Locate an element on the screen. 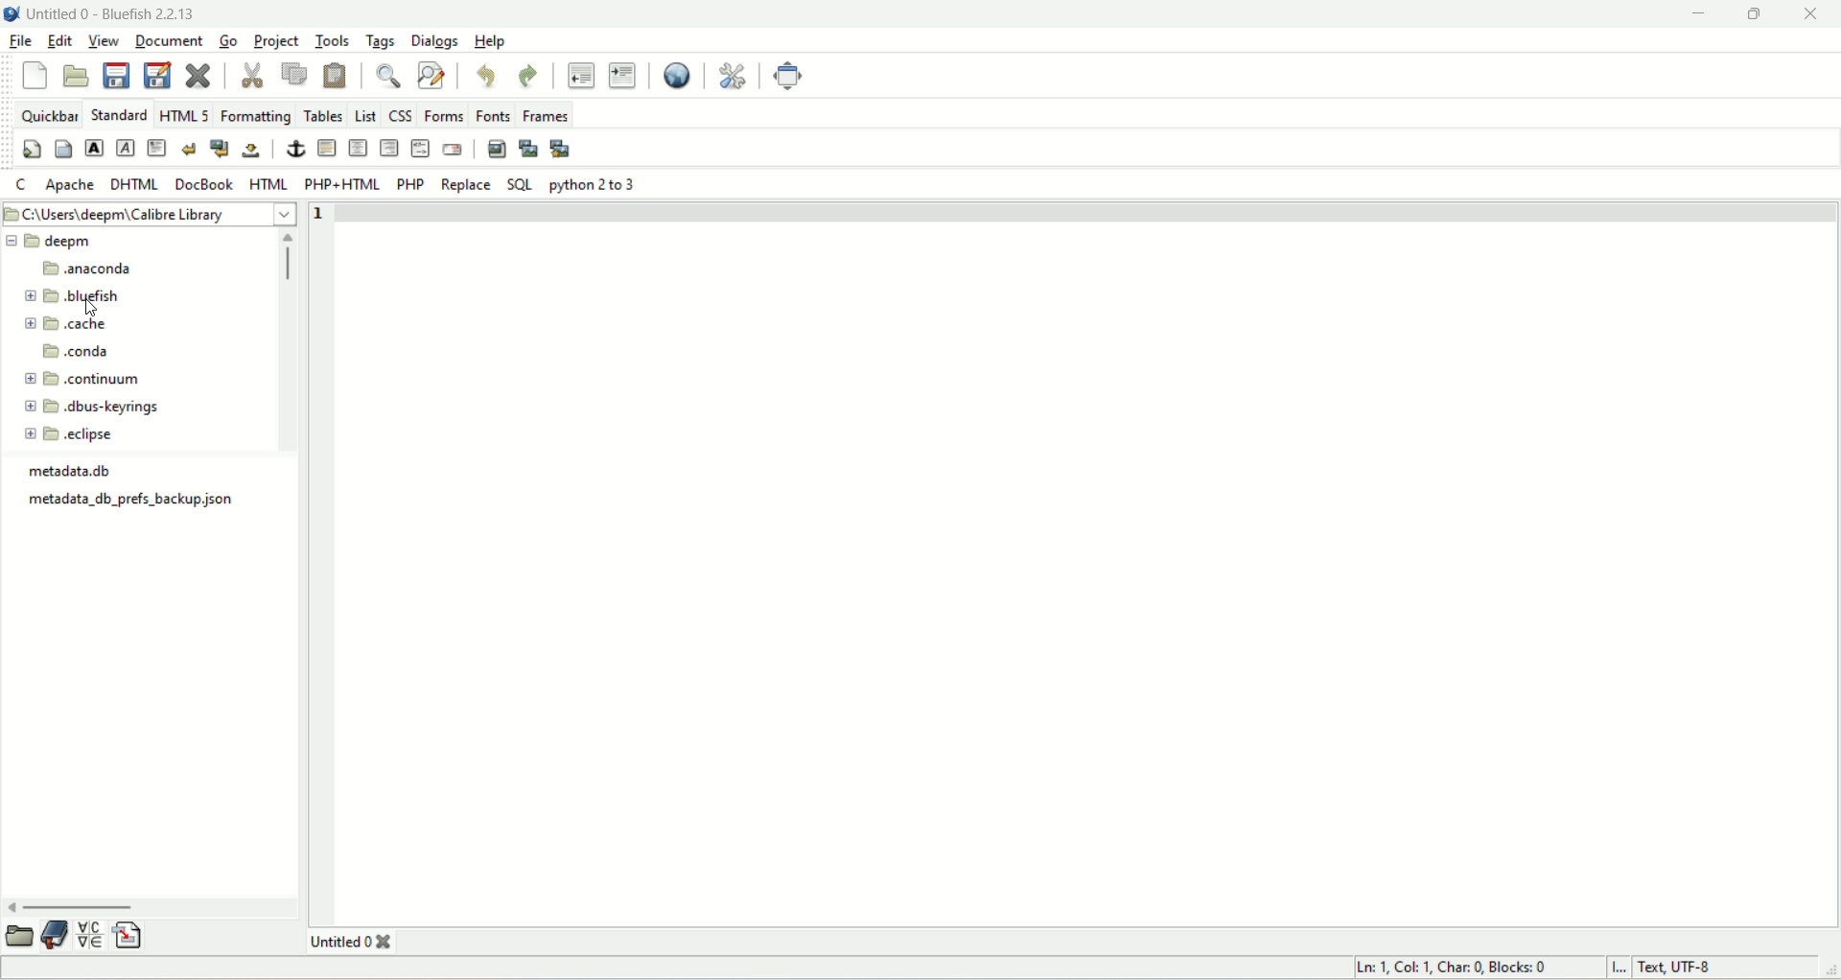 The image size is (1841, 980). eclipse is located at coordinates (71, 433).